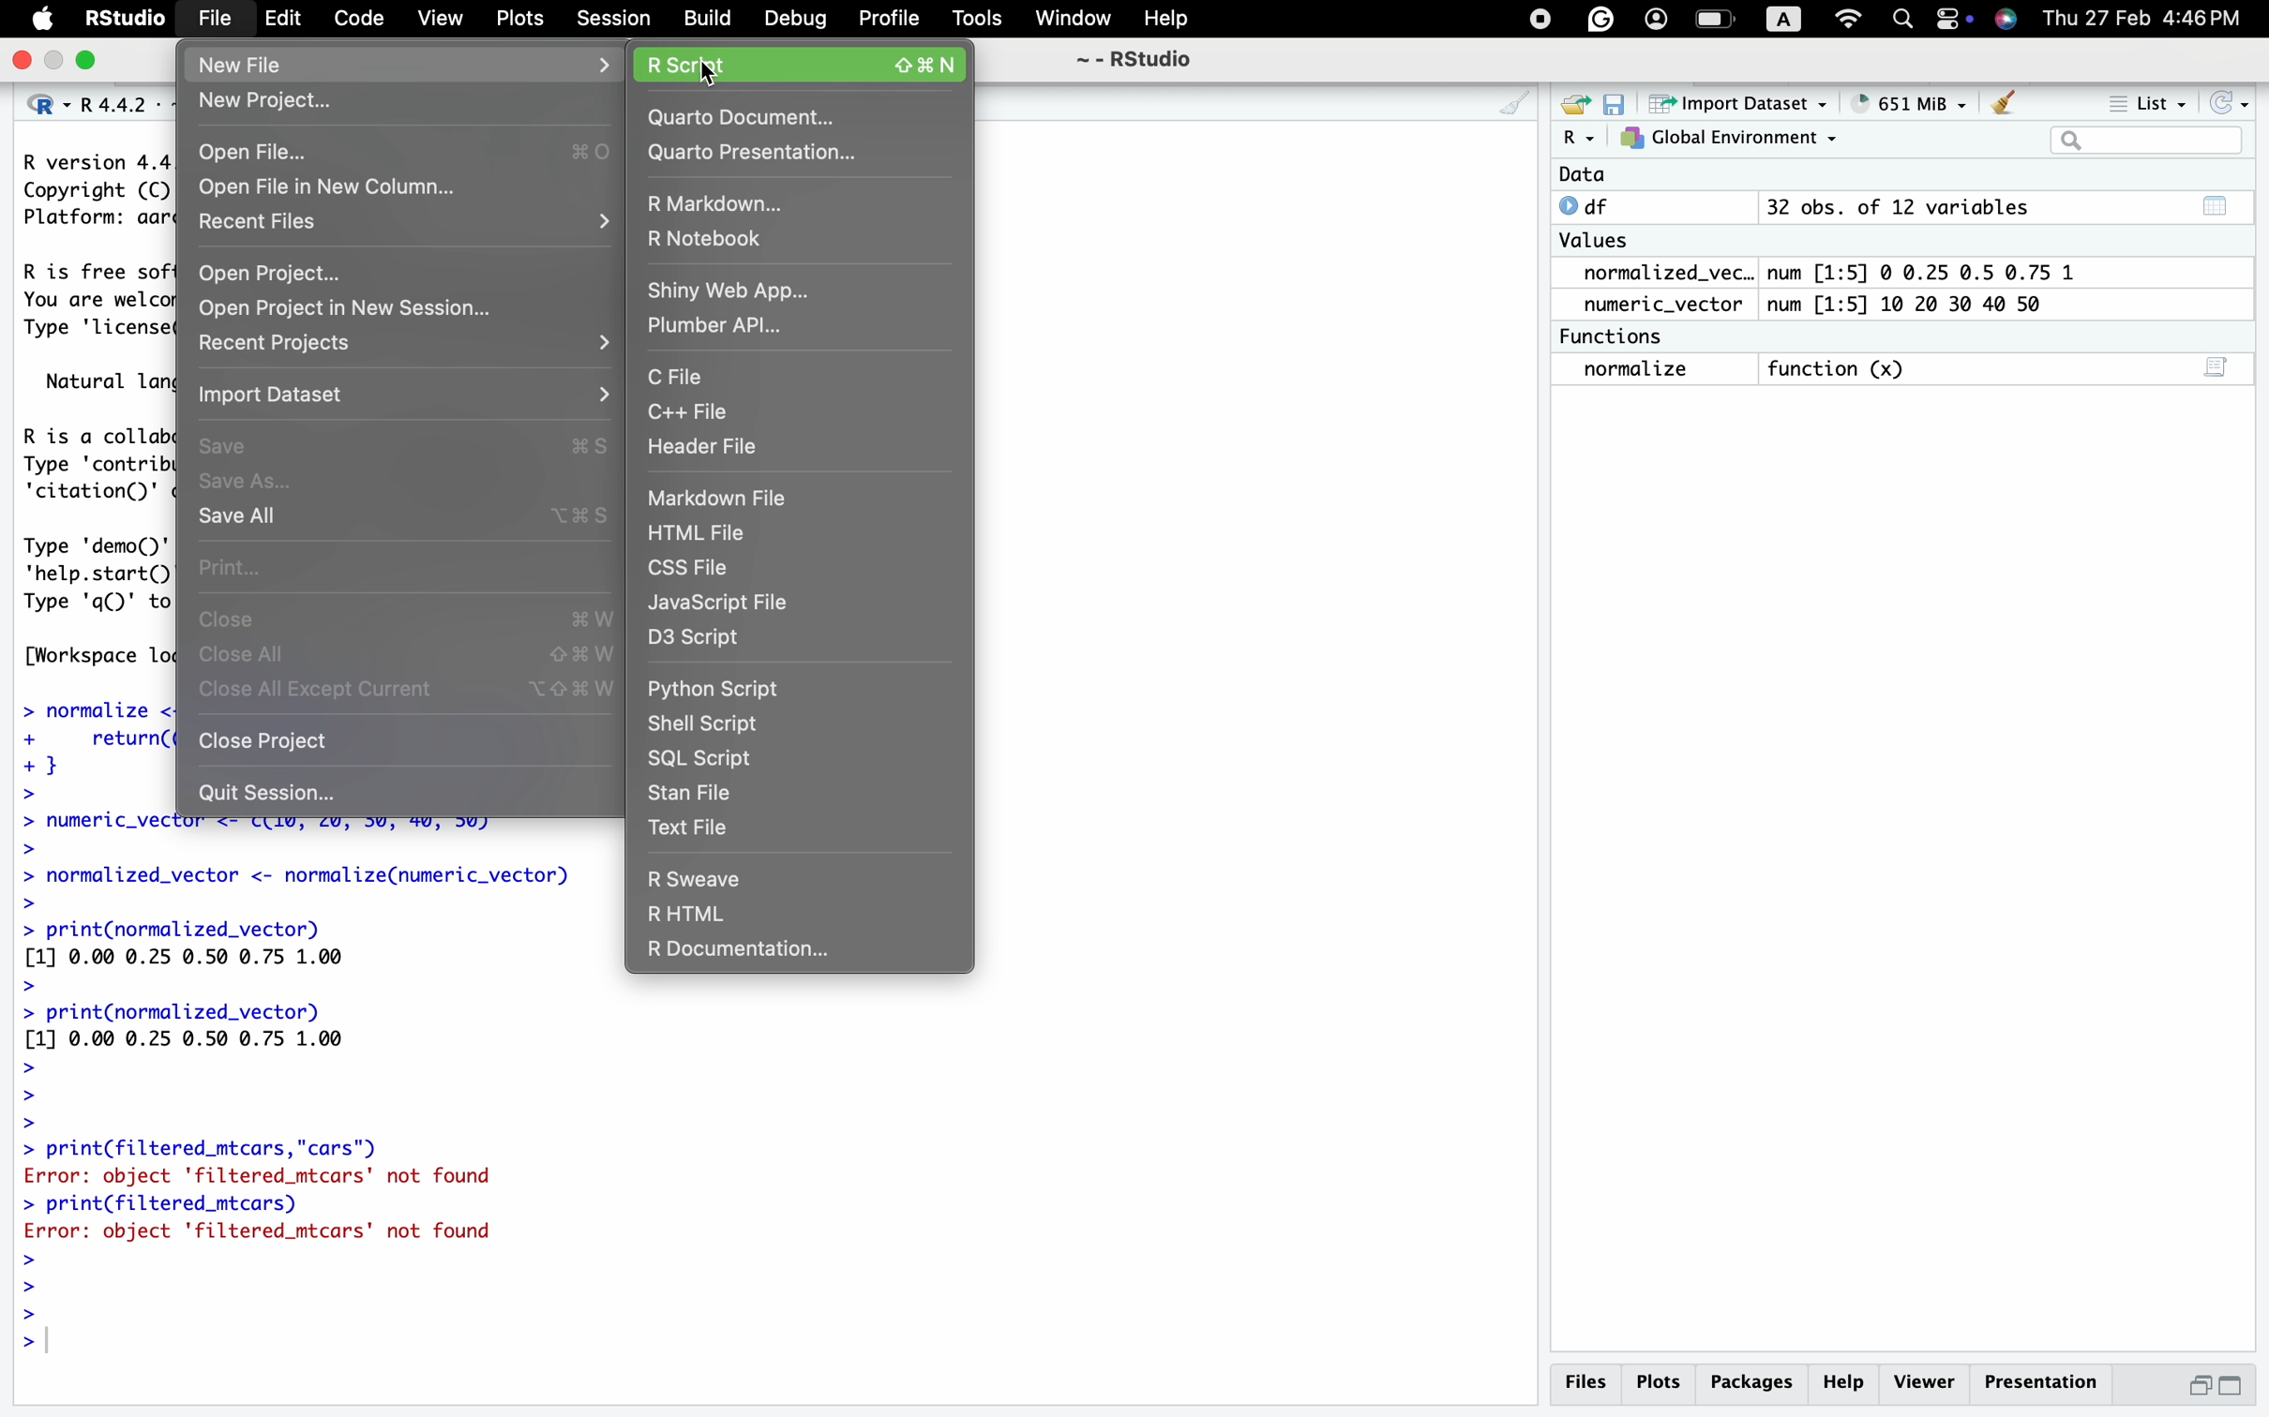 The width and height of the screenshot is (2269, 1417). Describe the element at coordinates (717, 758) in the screenshot. I see `SQL Script` at that location.